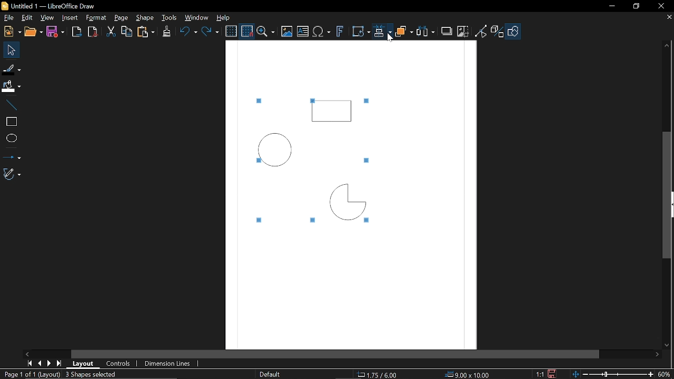 This screenshot has height=379, width=674. Describe the element at coordinates (389, 38) in the screenshot. I see `Cursor` at that location.